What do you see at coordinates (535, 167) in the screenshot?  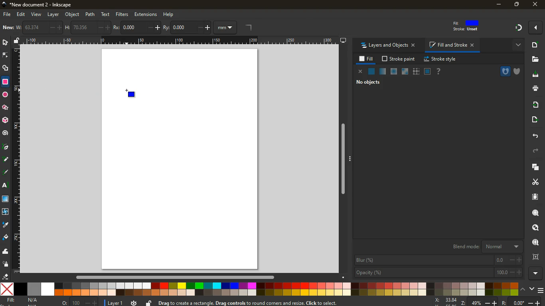 I see `layers` at bounding box center [535, 167].